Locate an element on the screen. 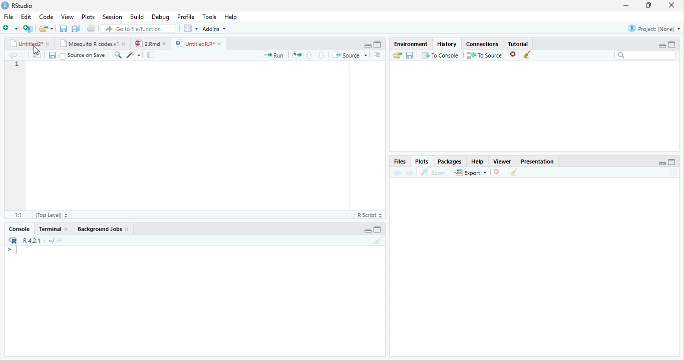 The height and width of the screenshot is (361, 684). environment  is located at coordinates (407, 43).